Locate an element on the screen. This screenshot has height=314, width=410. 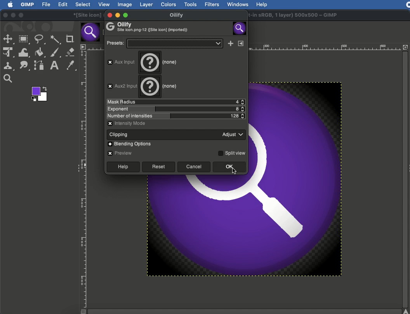
File is located at coordinates (47, 5).